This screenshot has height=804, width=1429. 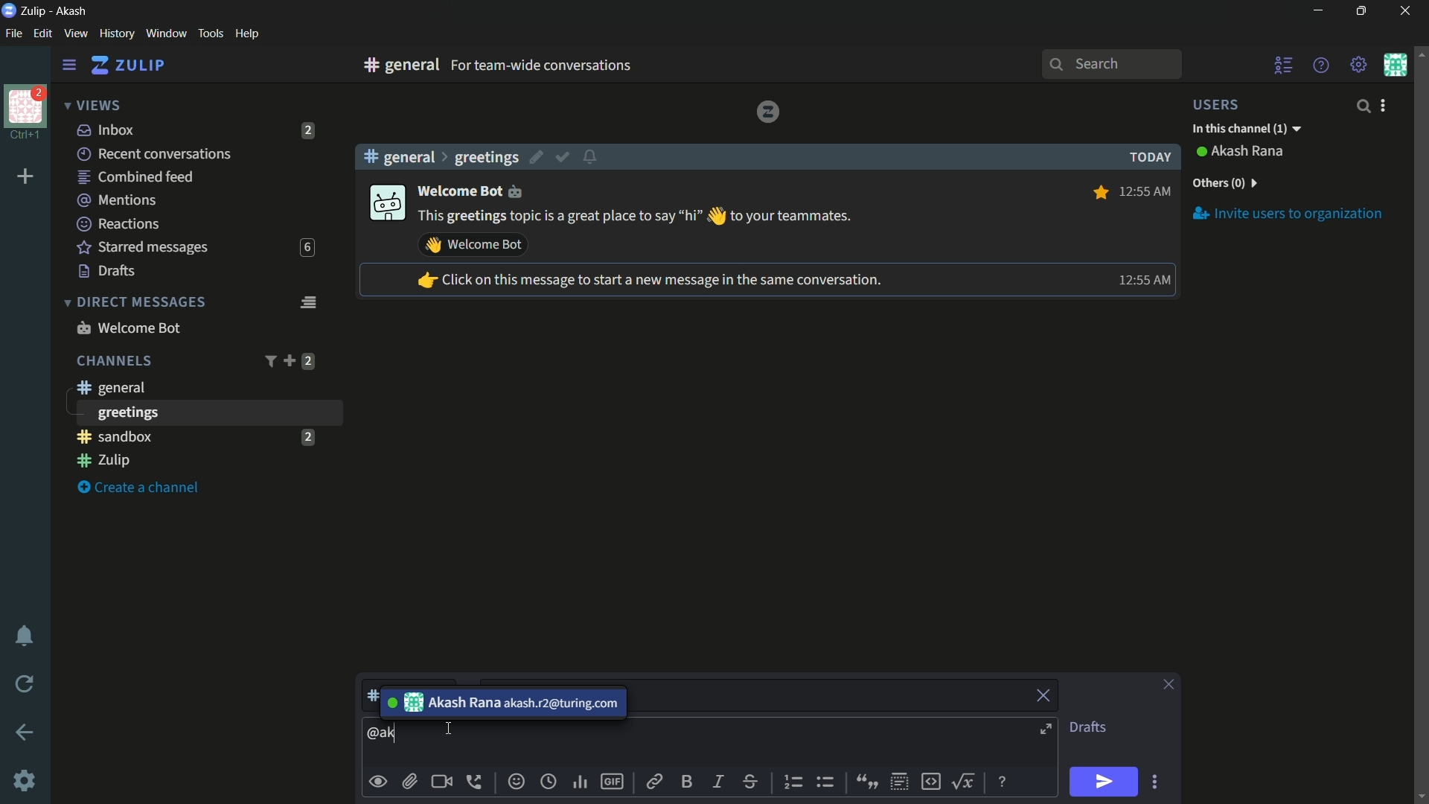 What do you see at coordinates (538, 159) in the screenshot?
I see `edit topic` at bounding box center [538, 159].